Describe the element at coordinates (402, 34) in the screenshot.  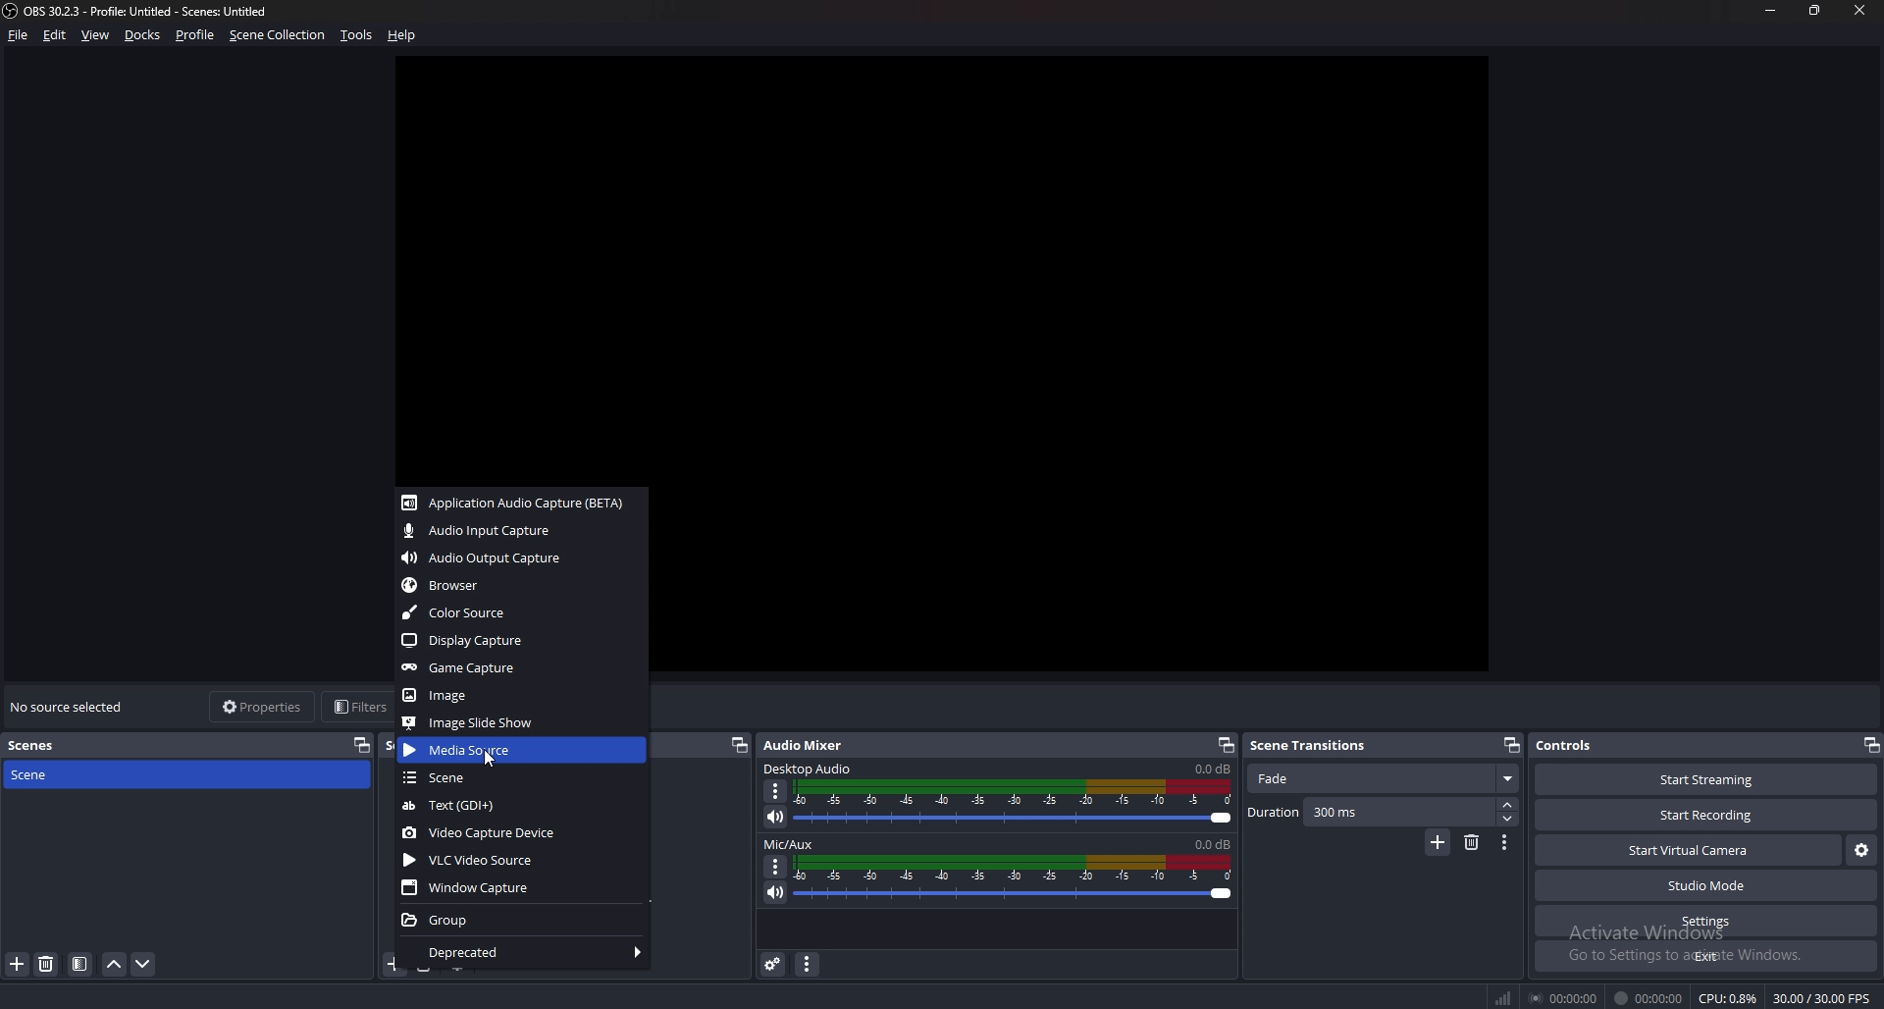
I see `help` at that location.